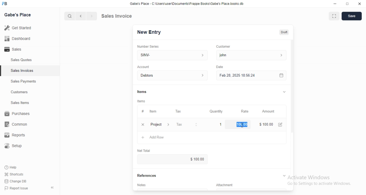 This screenshot has width=366, height=195. Describe the element at coordinates (285, 32) in the screenshot. I see `Draft` at that location.